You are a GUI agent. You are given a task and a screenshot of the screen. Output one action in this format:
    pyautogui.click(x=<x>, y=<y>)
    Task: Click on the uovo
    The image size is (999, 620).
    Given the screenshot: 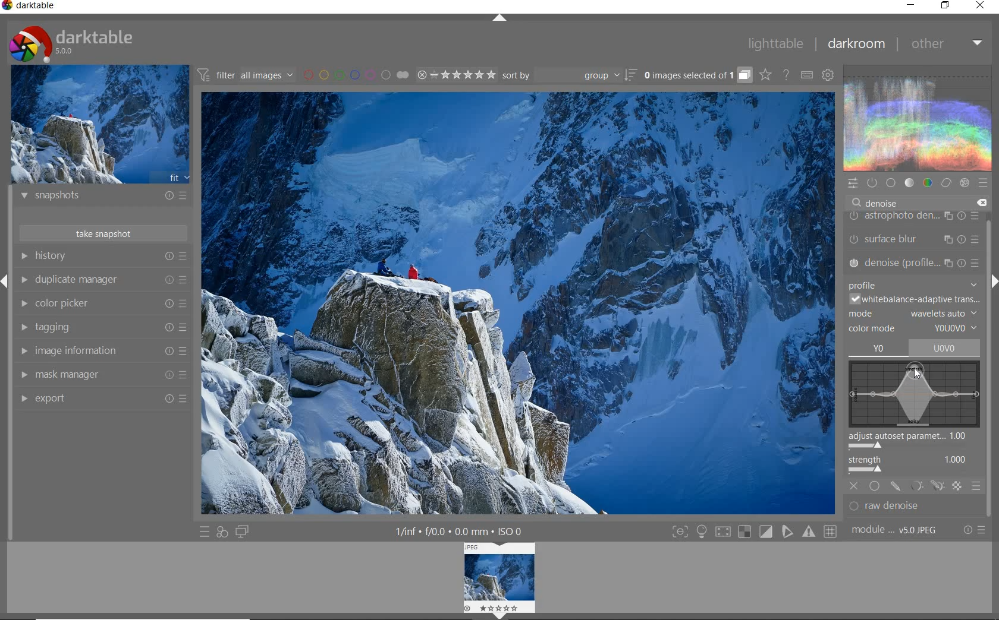 What is the action you would take?
    pyautogui.click(x=947, y=347)
    